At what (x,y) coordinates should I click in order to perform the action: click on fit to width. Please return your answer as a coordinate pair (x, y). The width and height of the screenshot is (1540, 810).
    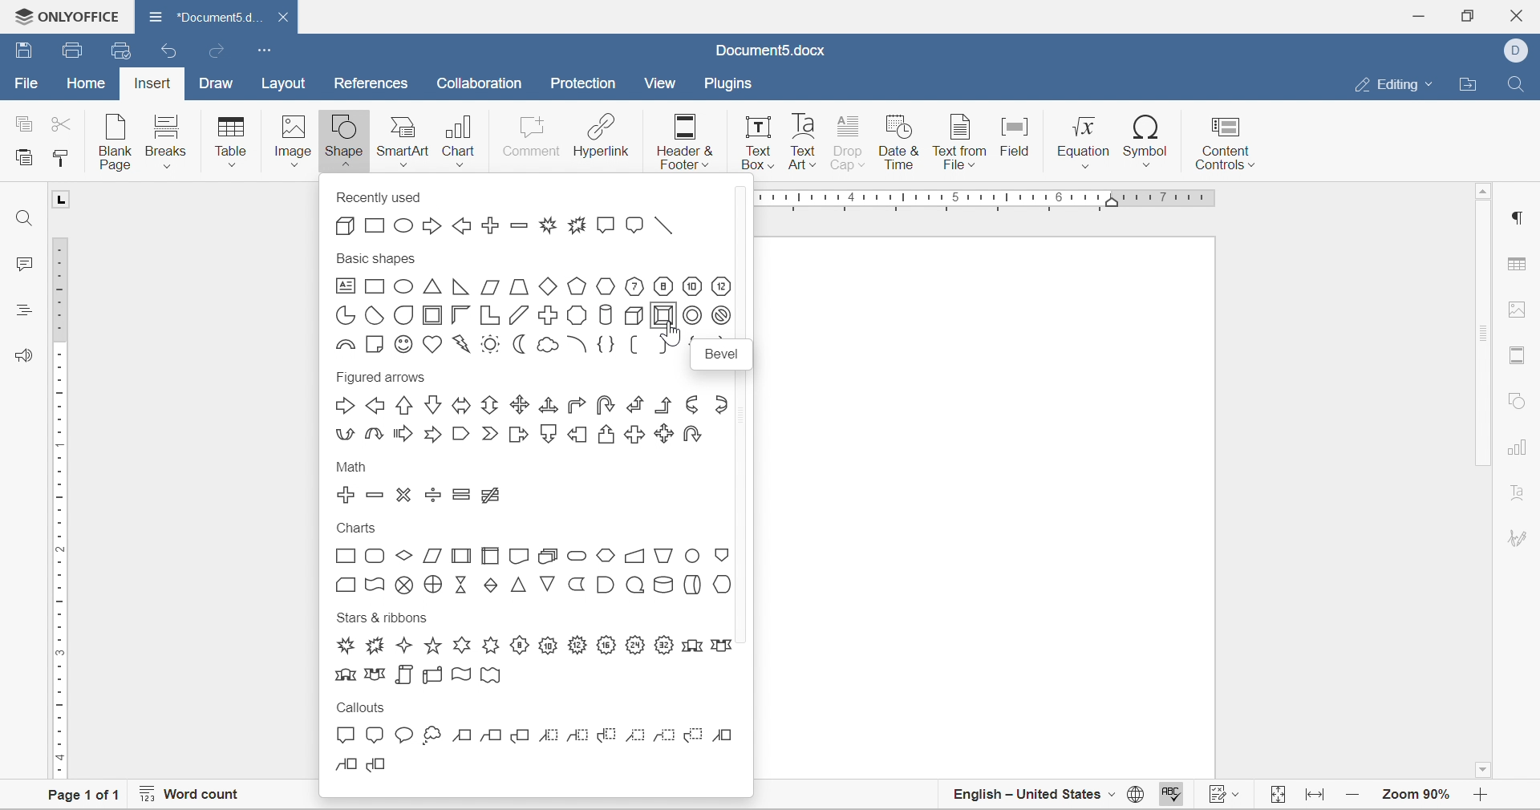
    Looking at the image, I should click on (1275, 796).